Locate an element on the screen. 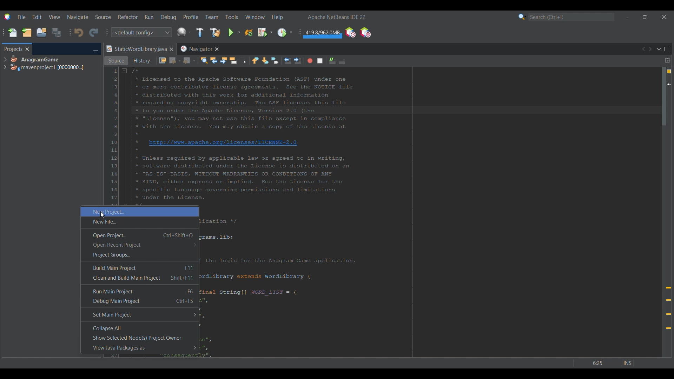 This screenshot has height=379, width=674. Find previous occurrences is located at coordinates (214, 60).